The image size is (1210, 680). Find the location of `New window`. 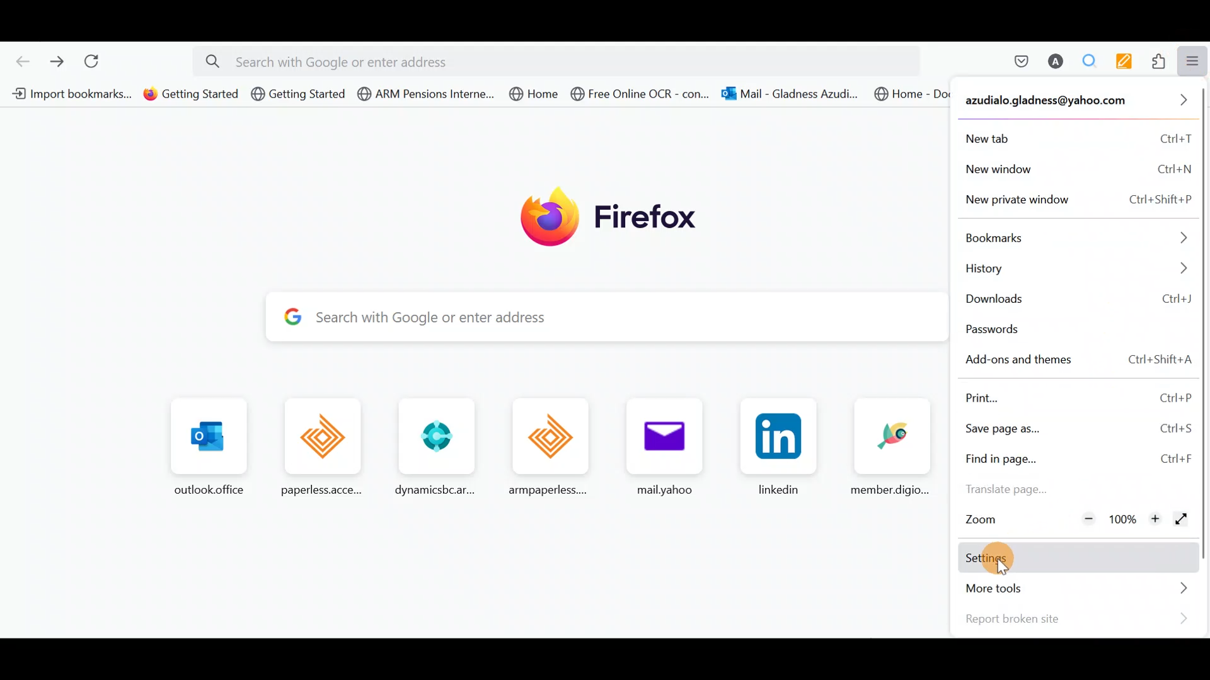

New window is located at coordinates (1061, 170).